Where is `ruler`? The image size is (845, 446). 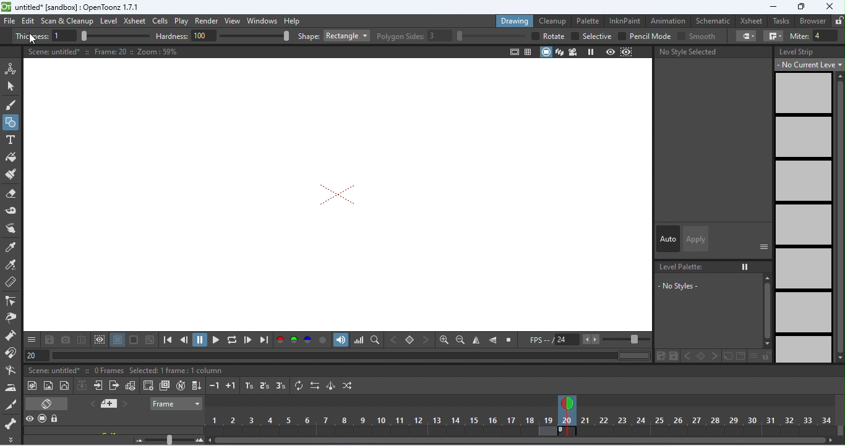 ruler is located at coordinates (11, 282).